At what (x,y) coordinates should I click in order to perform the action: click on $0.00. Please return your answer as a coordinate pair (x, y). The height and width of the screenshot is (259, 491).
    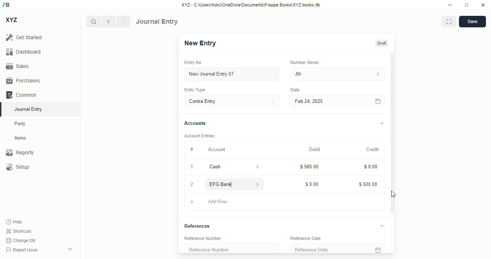
    Looking at the image, I should click on (312, 184).